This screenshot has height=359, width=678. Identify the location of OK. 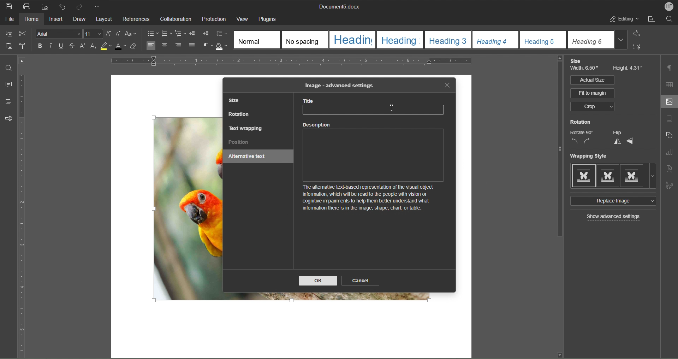
(318, 281).